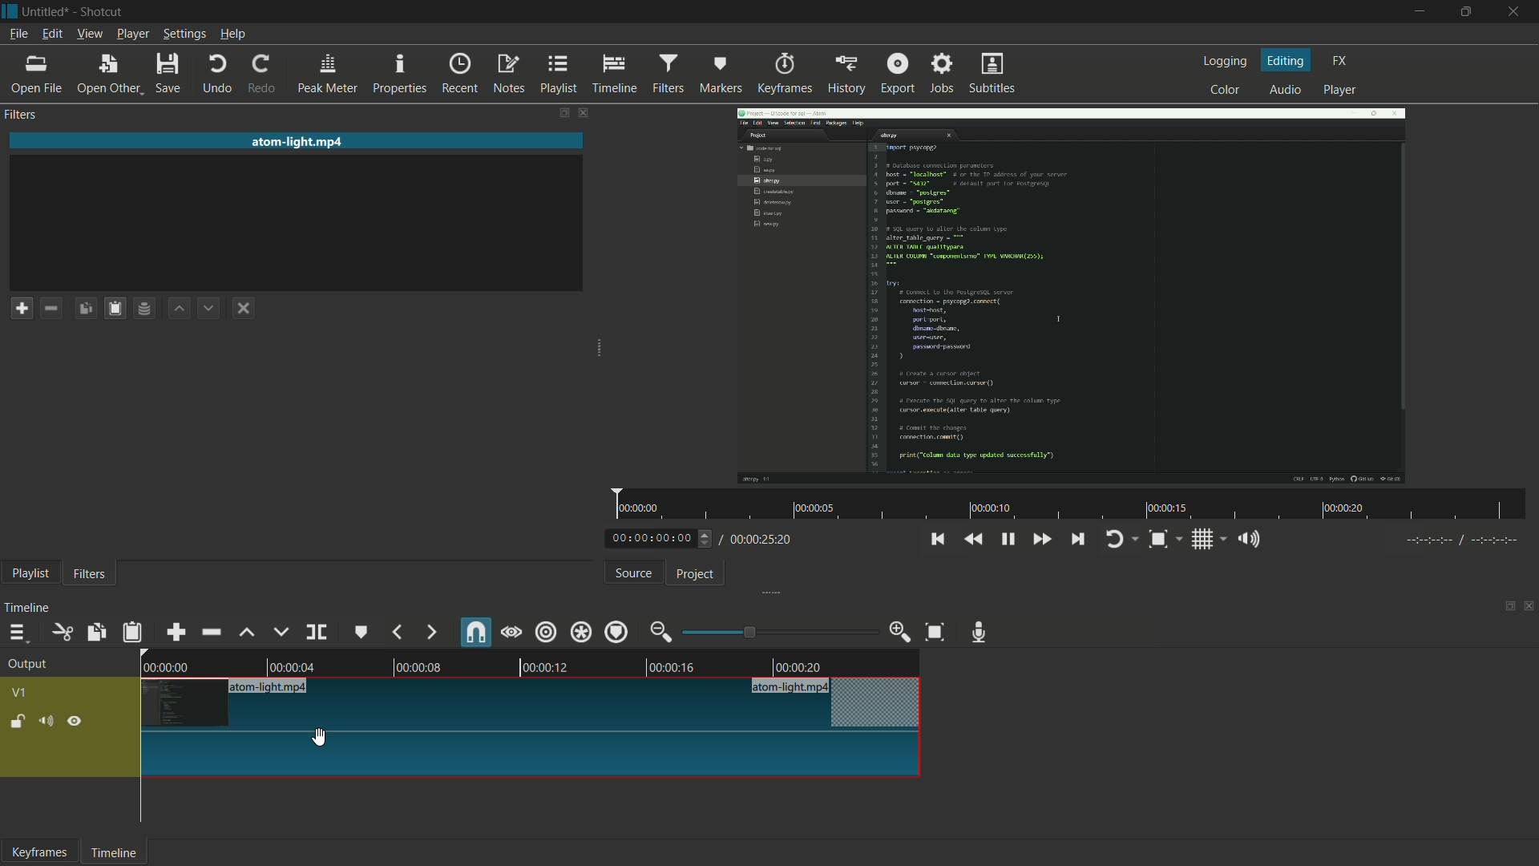 The image size is (1539, 866). I want to click on timeline, so click(30, 609).